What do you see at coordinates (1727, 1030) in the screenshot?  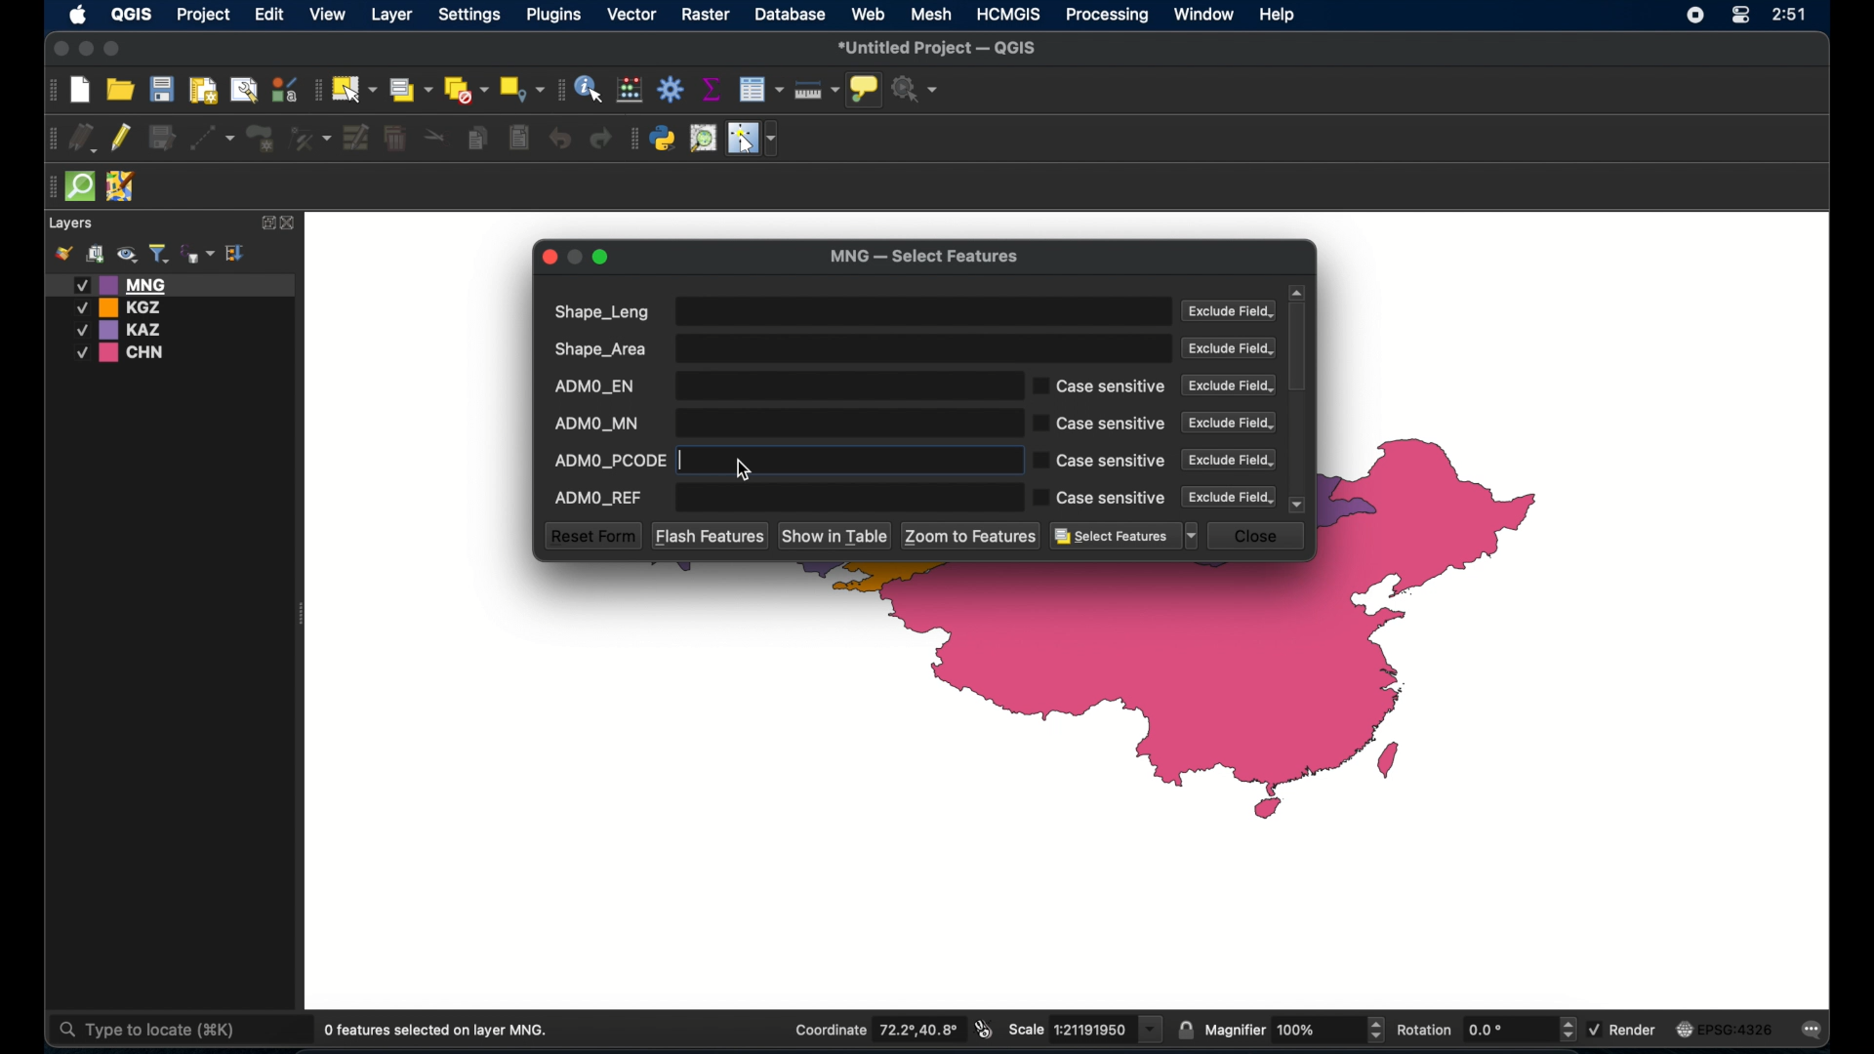 I see `EPSG:4326` at bounding box center [1727, 1030].